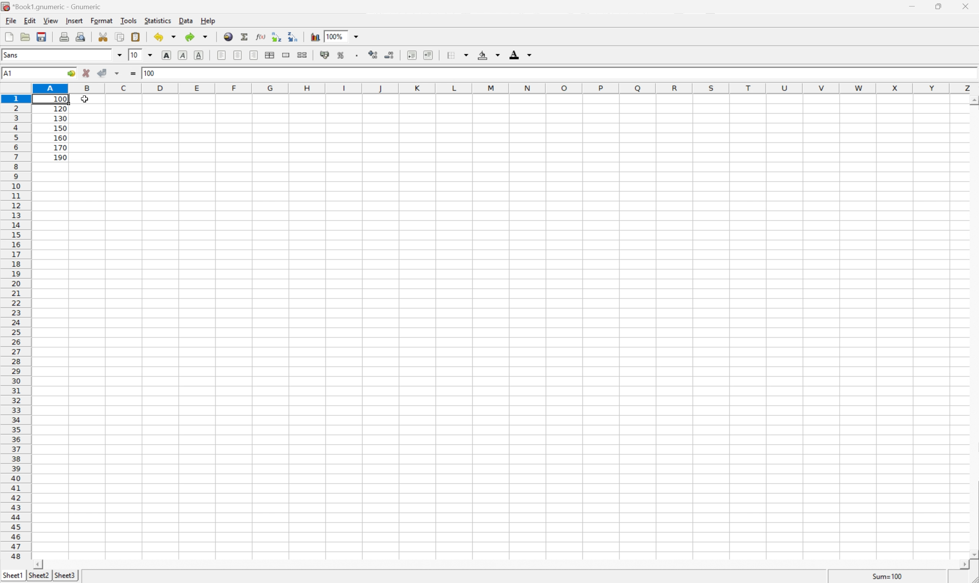 The image size is (979, 583). Describe the element at coordinates (326, 55) in the screenshot. I see `Format the selection as accounting` at that location.